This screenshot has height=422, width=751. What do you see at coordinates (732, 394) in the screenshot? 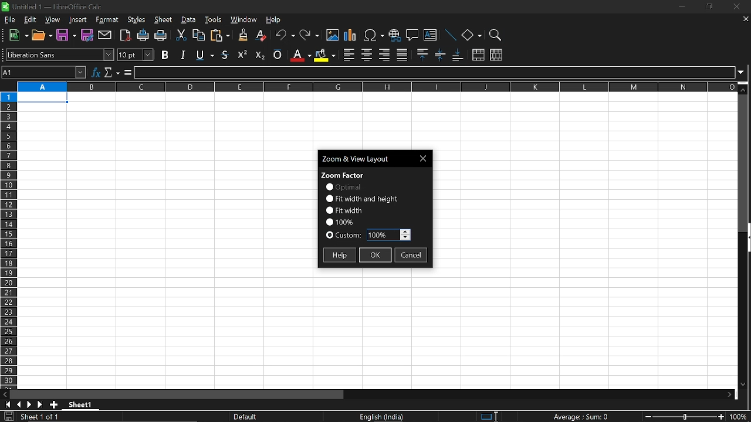
I see `move right` at bounding box center [732, 394].